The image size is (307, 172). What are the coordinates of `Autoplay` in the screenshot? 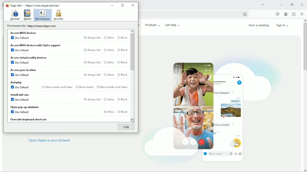 It's located at (16, 82).